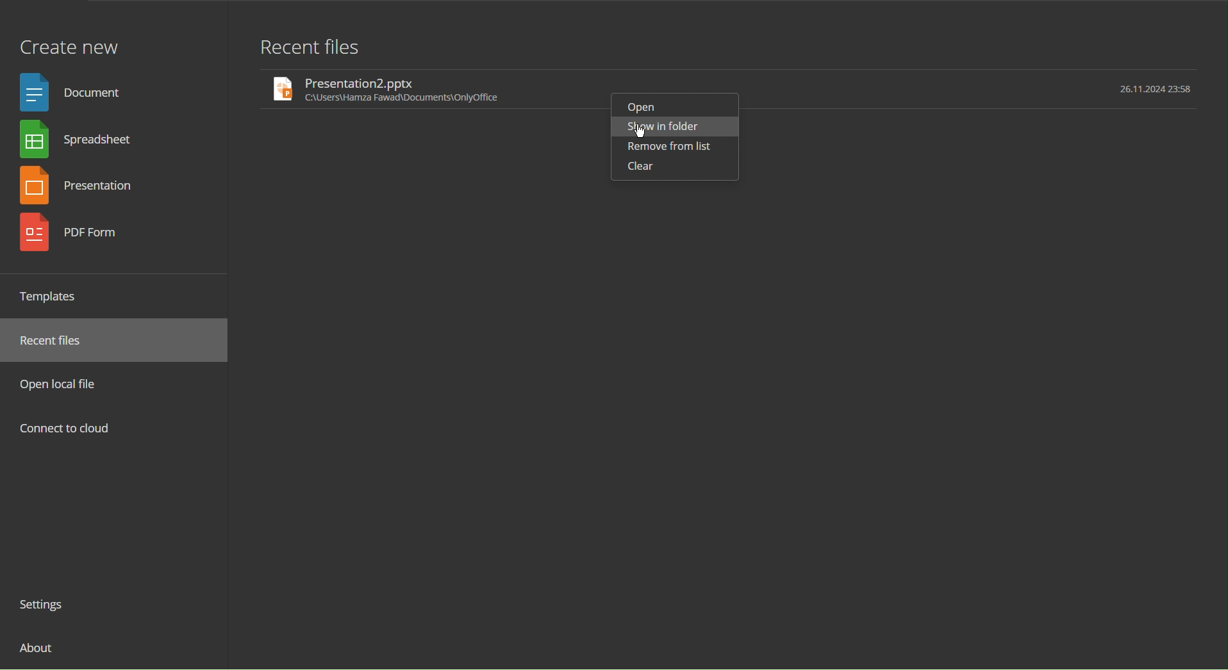 Image resolution: width=1228 pixels, height=670 pixels. Describe the element at coordinates (76, 91) in the screenshot. I see `Document` at that location.